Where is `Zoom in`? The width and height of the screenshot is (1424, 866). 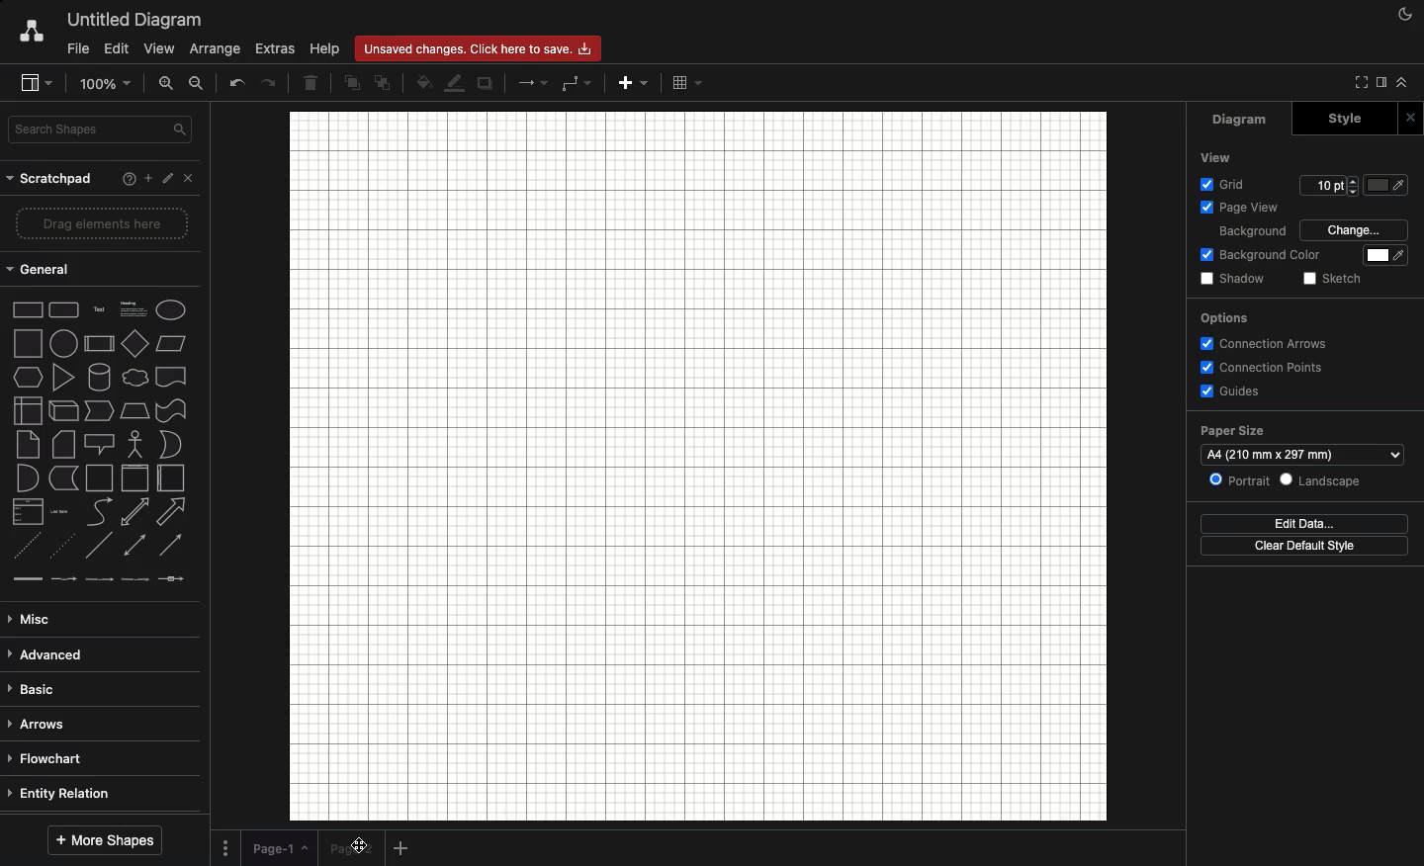
Zoom in is located at coordinates (164, 86).